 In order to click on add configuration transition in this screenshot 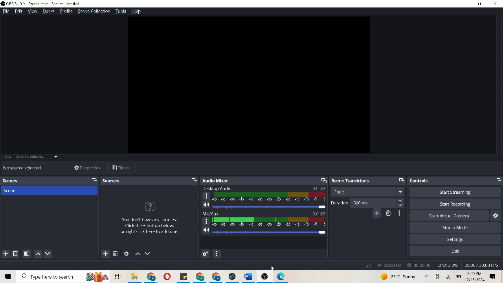, I will do `click(377, 214)`.